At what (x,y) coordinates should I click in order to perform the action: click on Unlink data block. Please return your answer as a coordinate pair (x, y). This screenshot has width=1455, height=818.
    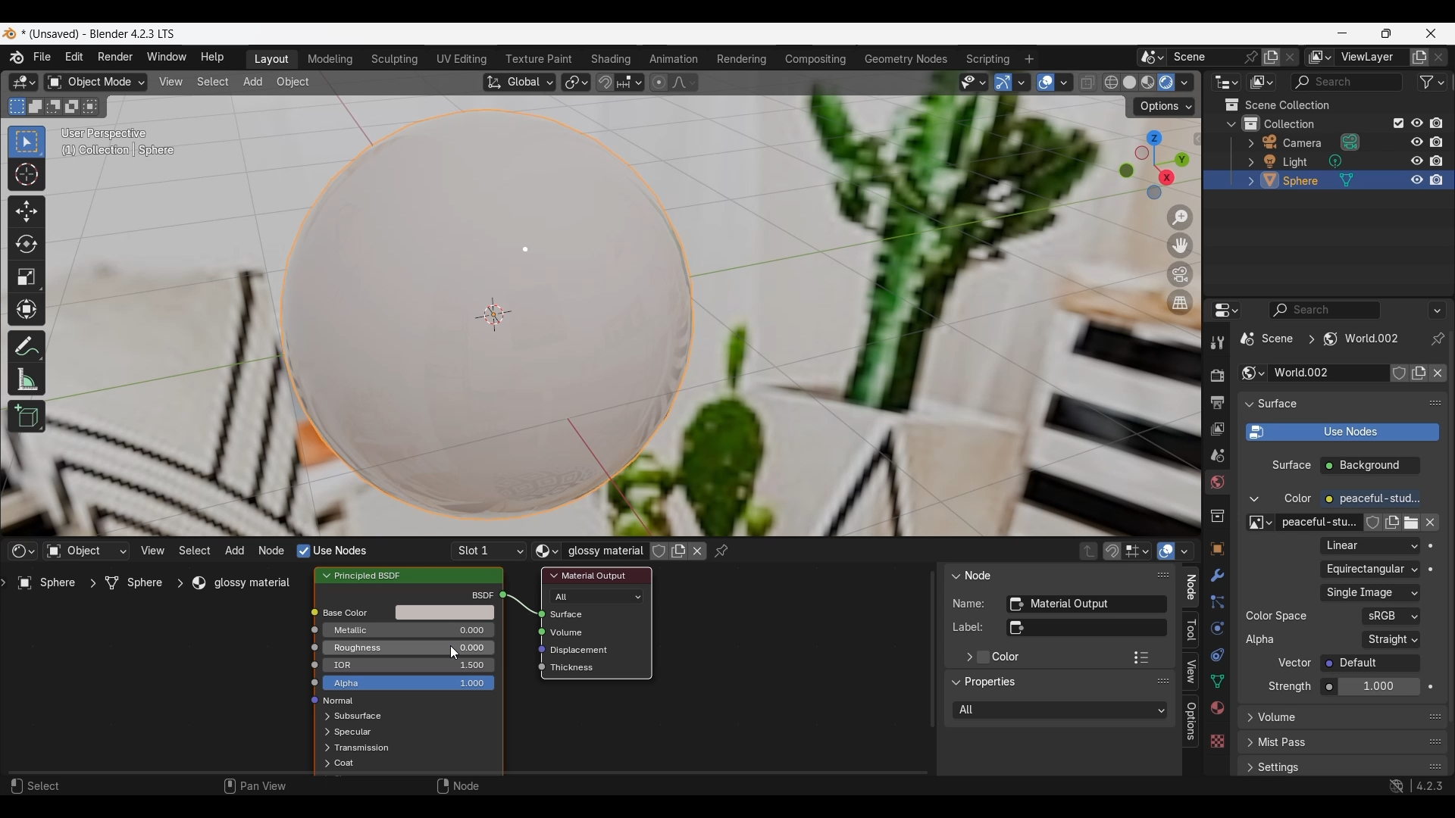
    Looking at the image, I should click on (1430, 523).